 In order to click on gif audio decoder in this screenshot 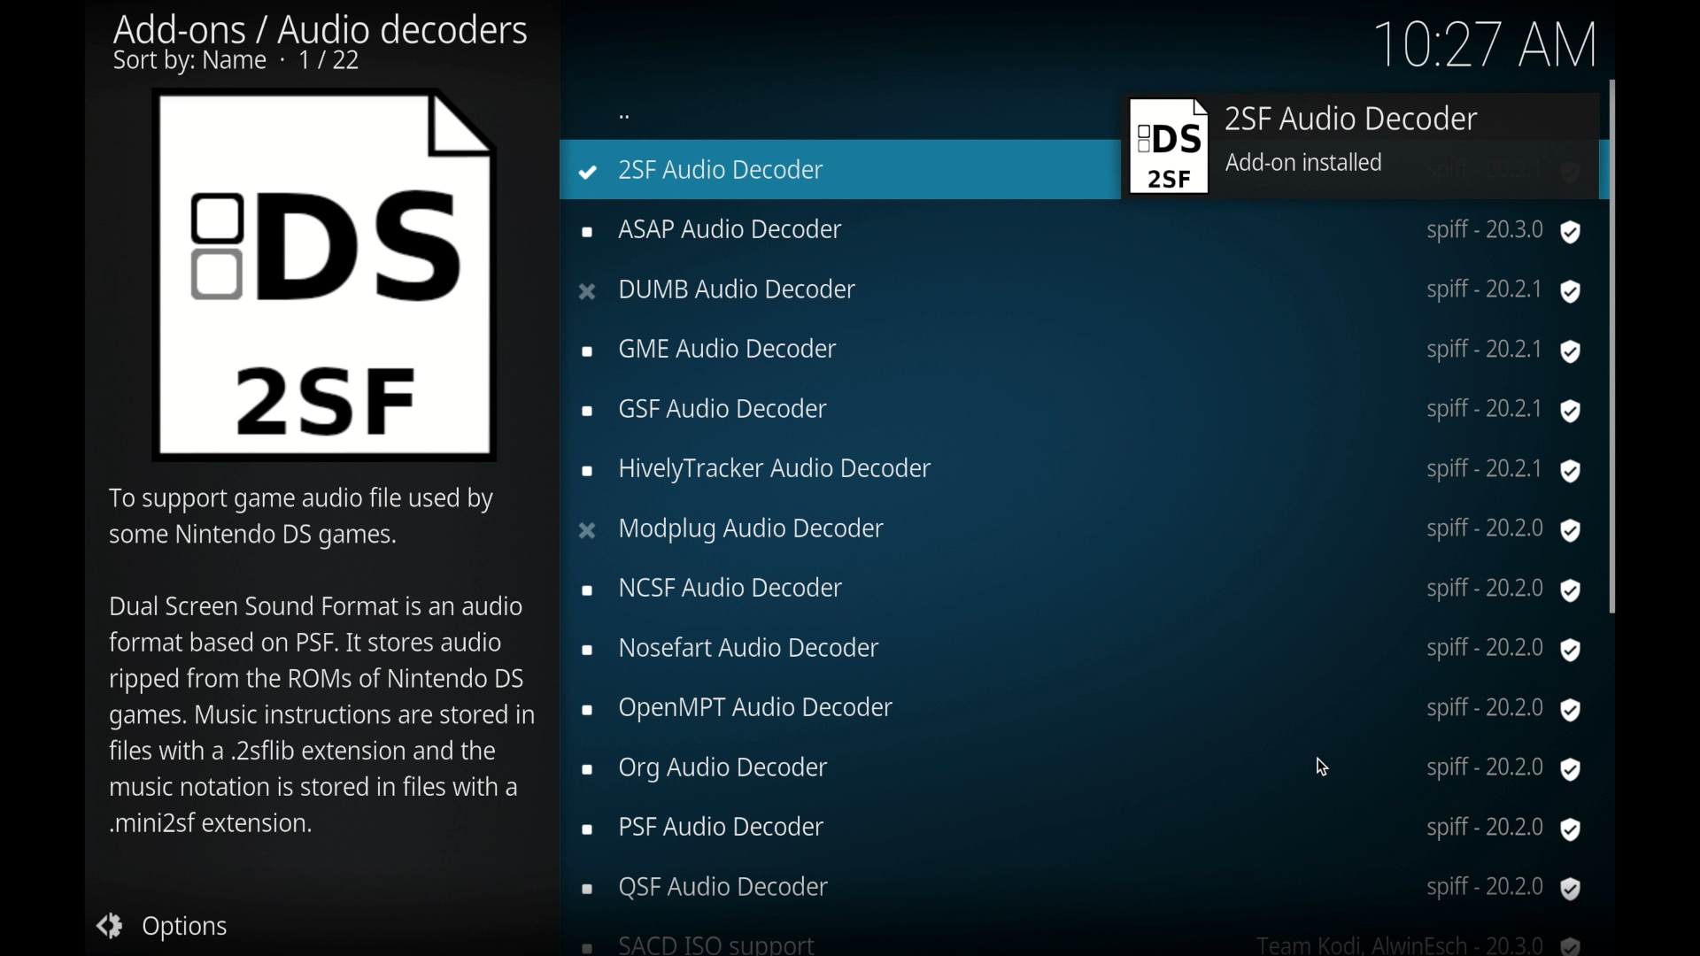, I will do `click(1082, 412)`.